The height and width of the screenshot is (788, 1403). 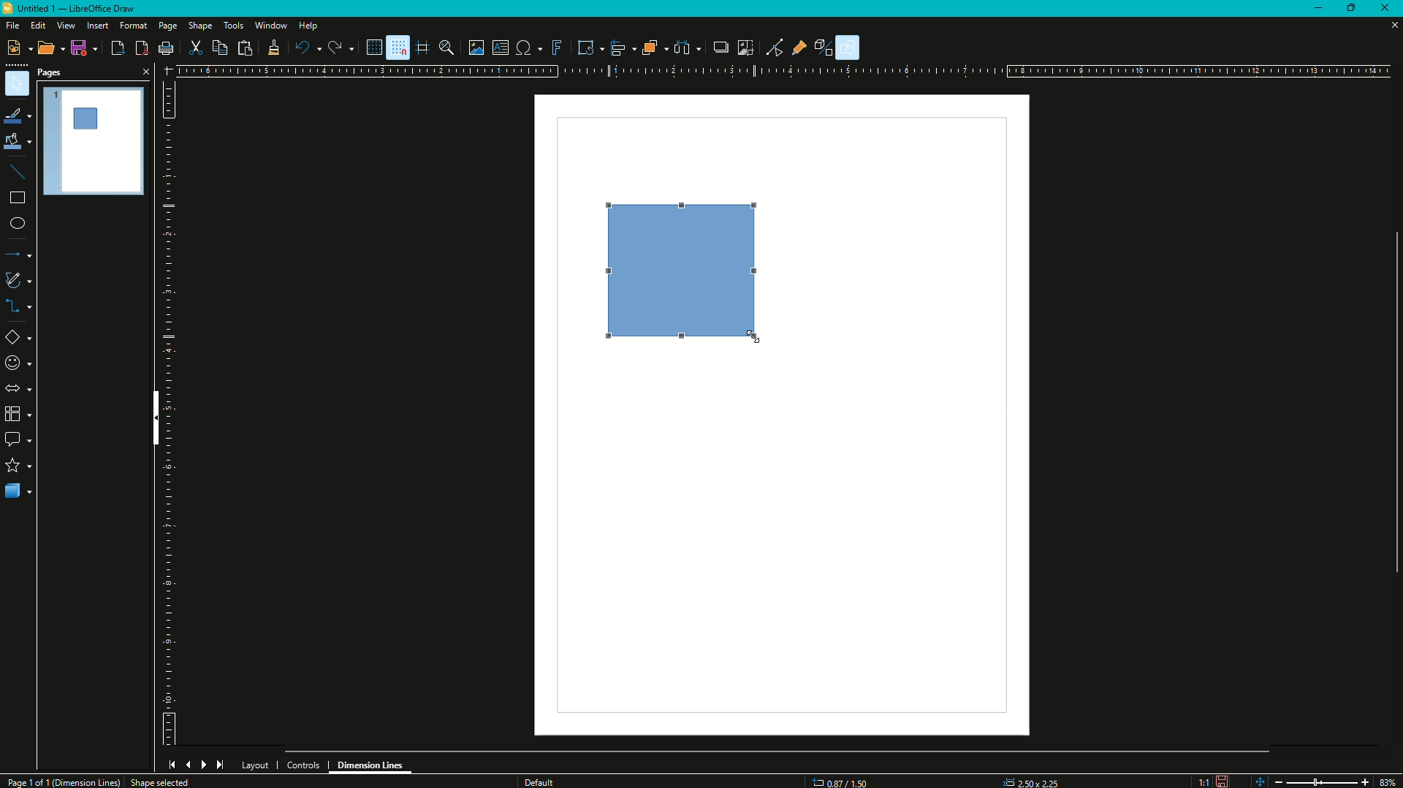 What do you see at coordinates (449, 48) in the screenshot?
I see `Zoom and Pan` at bounding box center [449, 48].